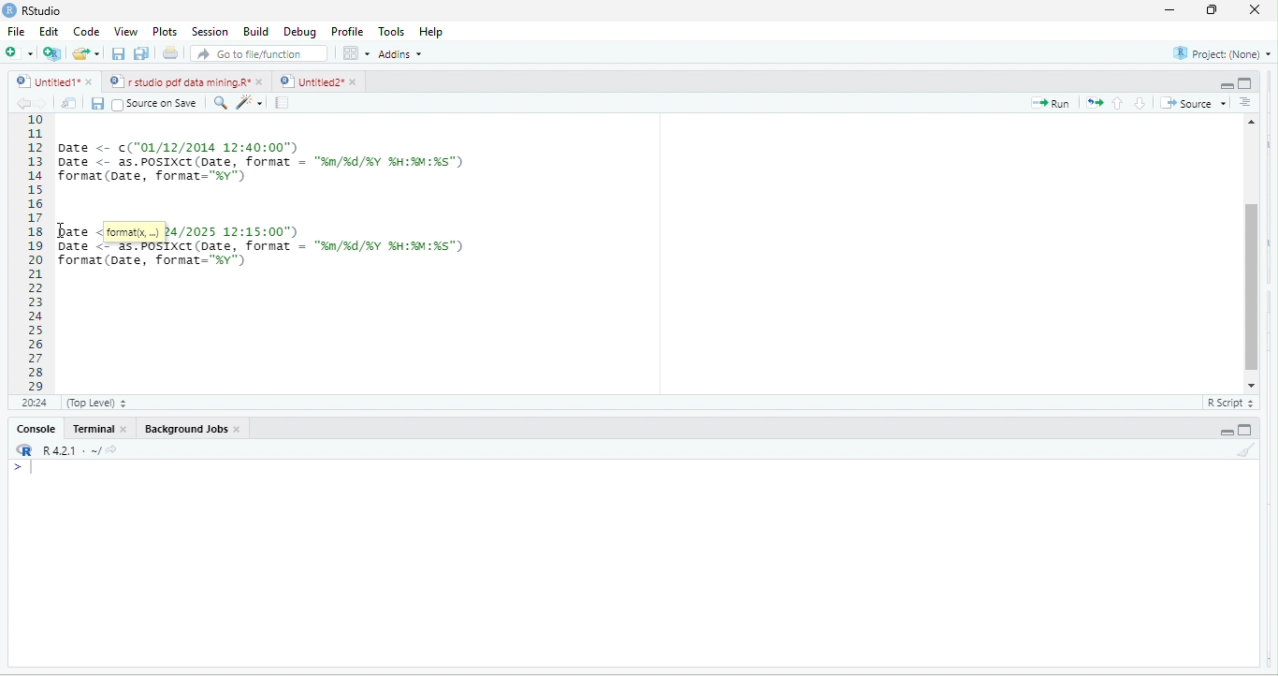 Image resolution: width=1278 pixels, height=676 pixels. Describe the element at coordinates (399, 54) in the screenshot. I see `addins` at that location.